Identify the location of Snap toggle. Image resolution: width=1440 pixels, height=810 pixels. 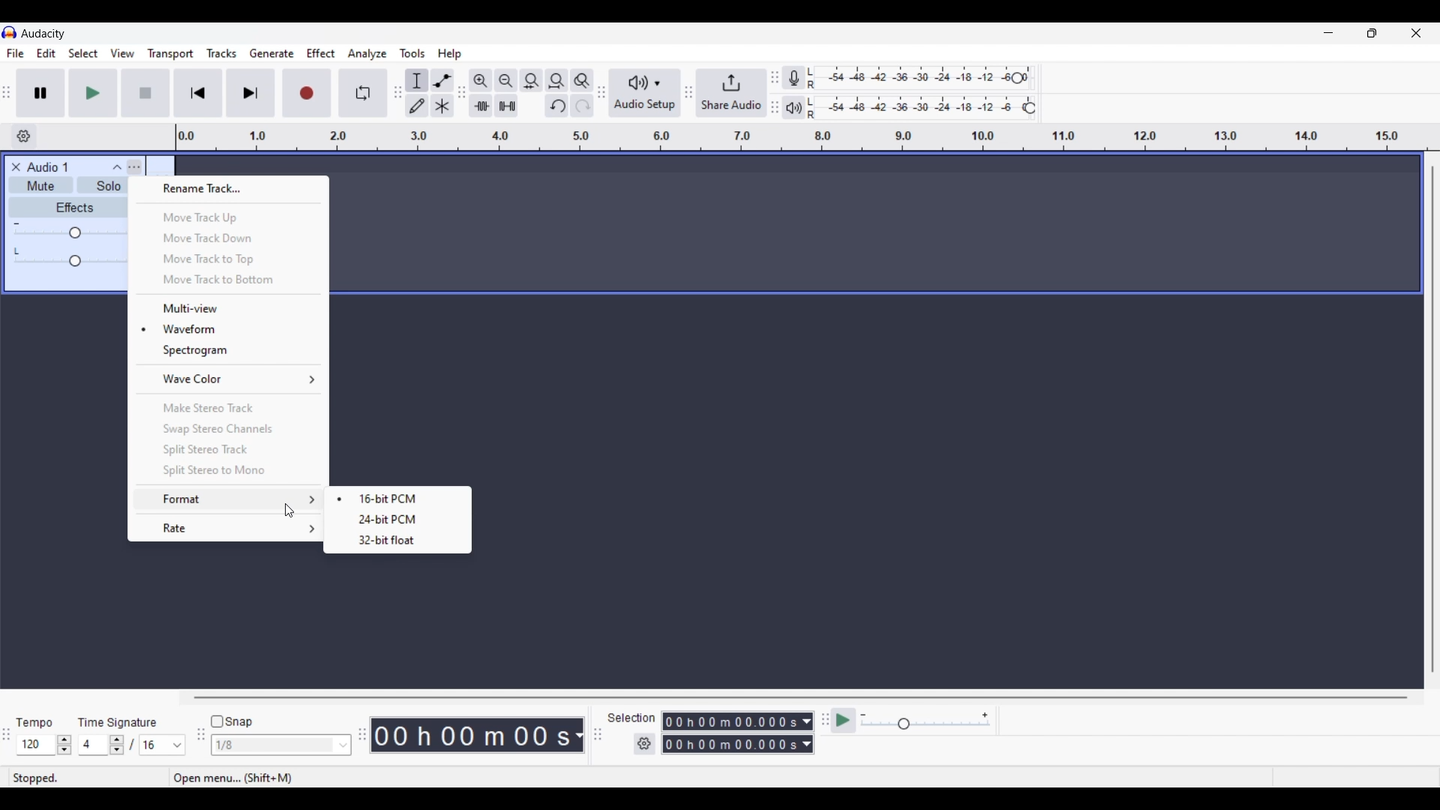
(232, 722).